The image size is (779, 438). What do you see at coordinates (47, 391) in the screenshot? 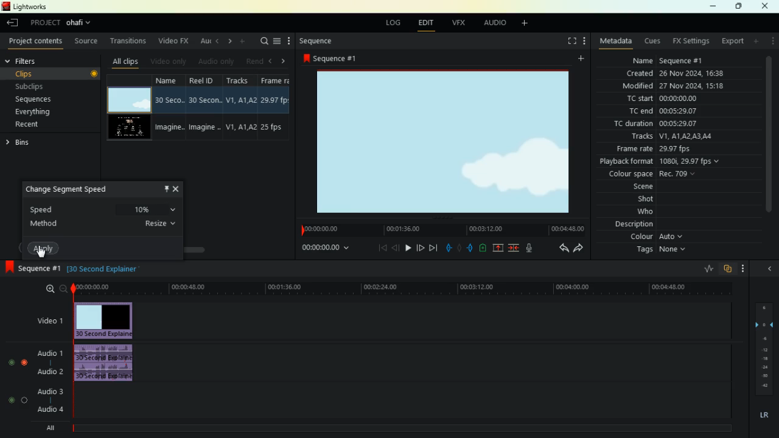
I see `audio3` at bounding box center [47, 391].